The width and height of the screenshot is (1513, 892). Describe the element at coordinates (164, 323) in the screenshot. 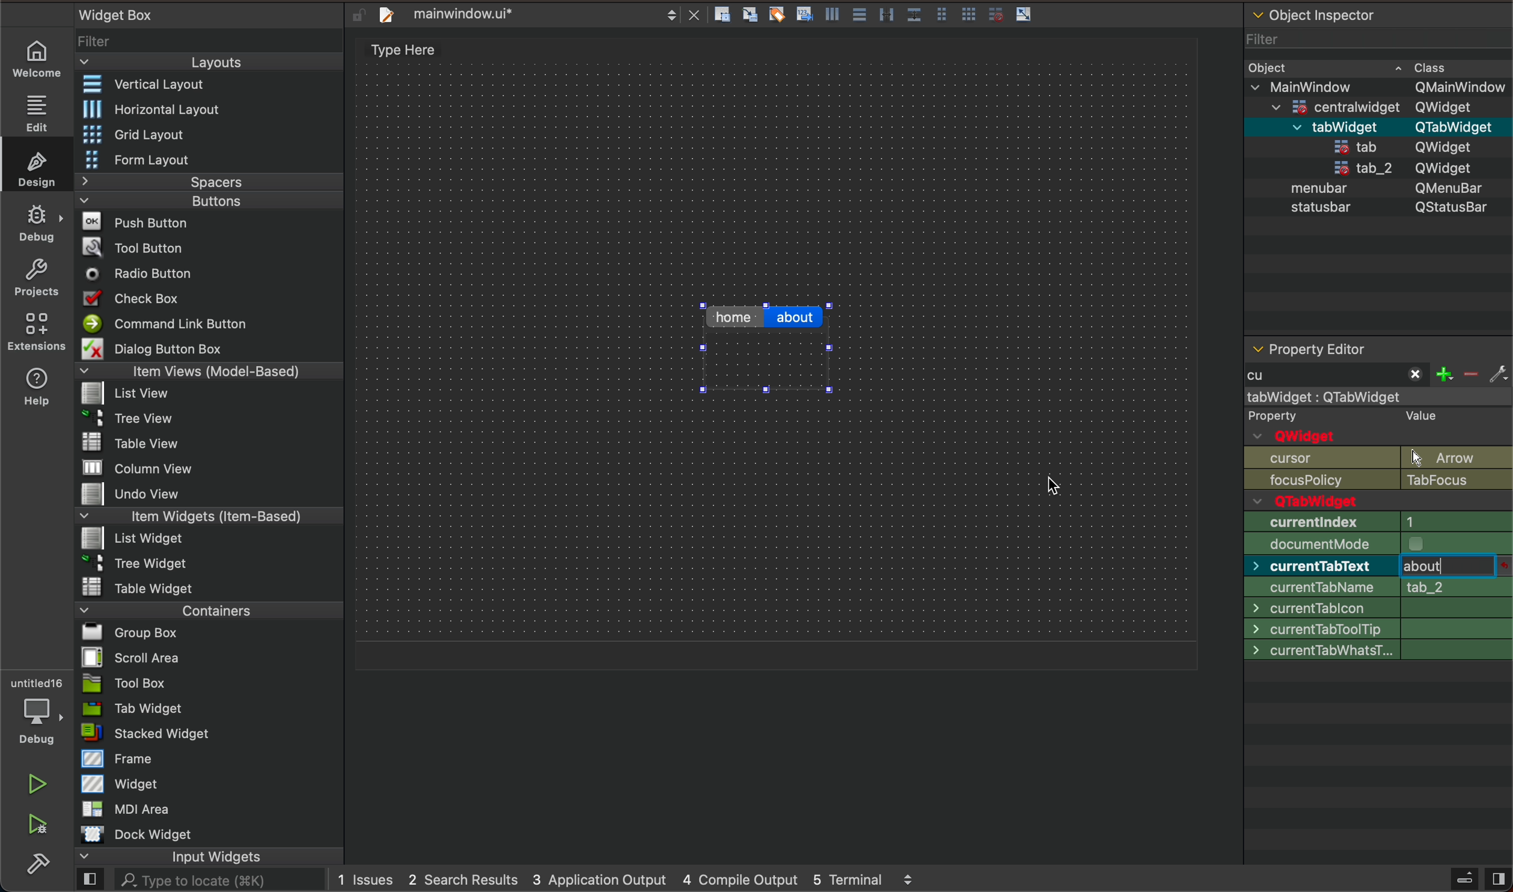

I see ` Command Link Button` at that location.